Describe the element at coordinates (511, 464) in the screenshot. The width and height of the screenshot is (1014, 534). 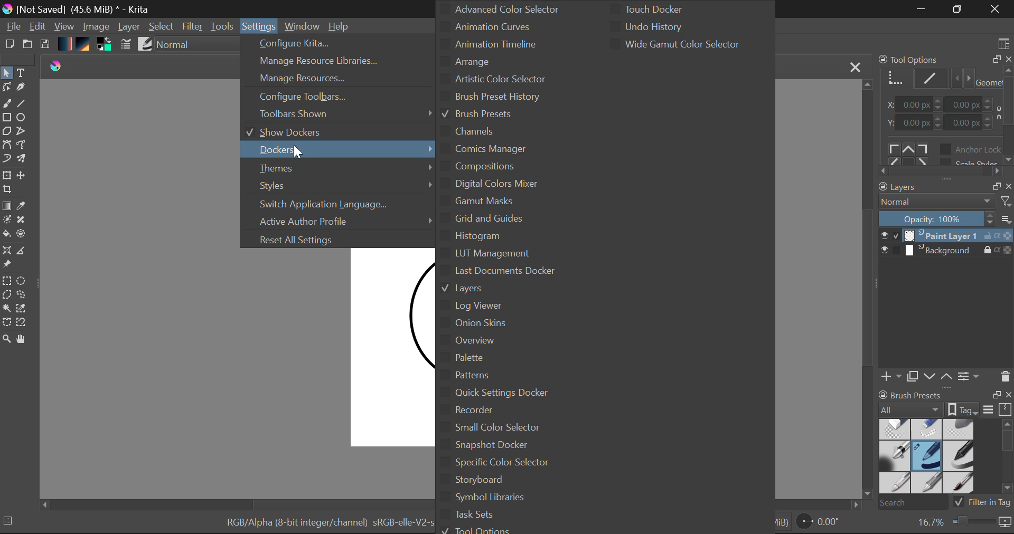
I see `Specific Color Selector` at that location.